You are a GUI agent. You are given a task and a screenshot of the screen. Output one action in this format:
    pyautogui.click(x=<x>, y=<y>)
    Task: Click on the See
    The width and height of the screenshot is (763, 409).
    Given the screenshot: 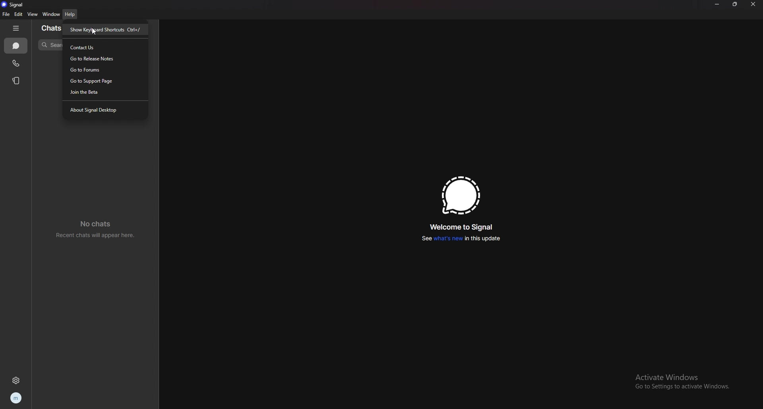 What is the action you would take?
    pyautogui.click(x=423, y=239)
    